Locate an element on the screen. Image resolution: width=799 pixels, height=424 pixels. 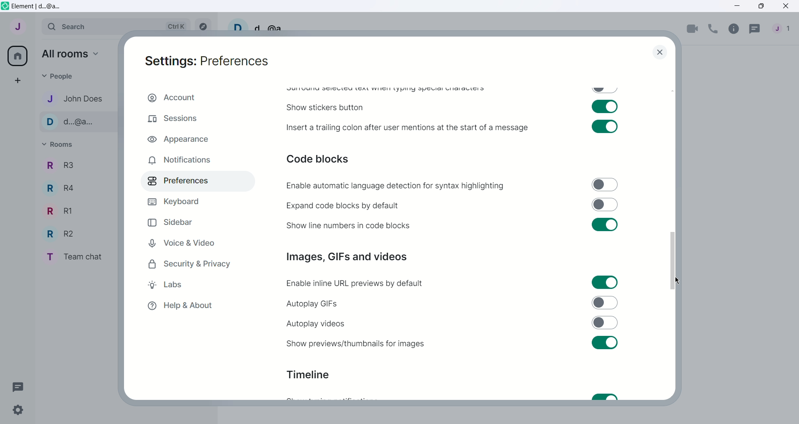
Threads is located at coordinates (18, 387).